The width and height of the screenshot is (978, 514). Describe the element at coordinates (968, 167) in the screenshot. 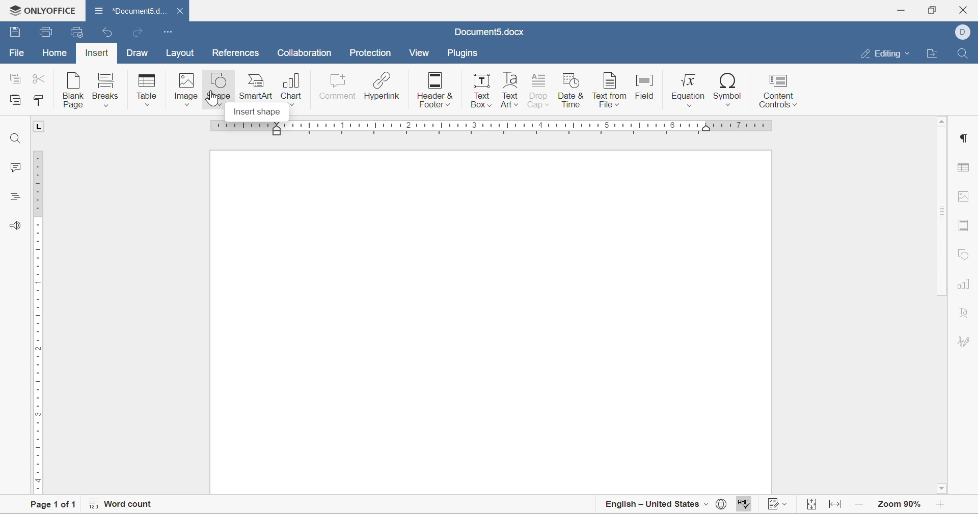

I see `table settings` at that location.